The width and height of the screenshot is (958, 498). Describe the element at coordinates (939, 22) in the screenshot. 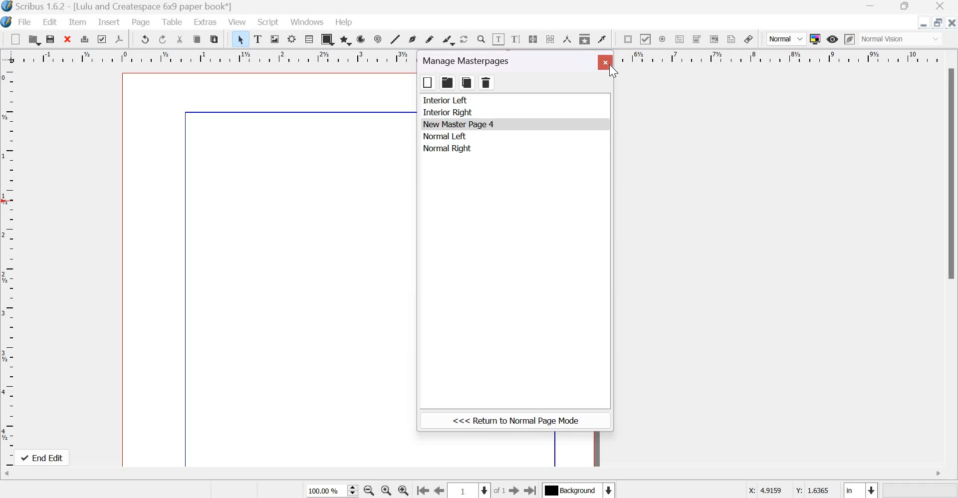

I see `resize` at that location.